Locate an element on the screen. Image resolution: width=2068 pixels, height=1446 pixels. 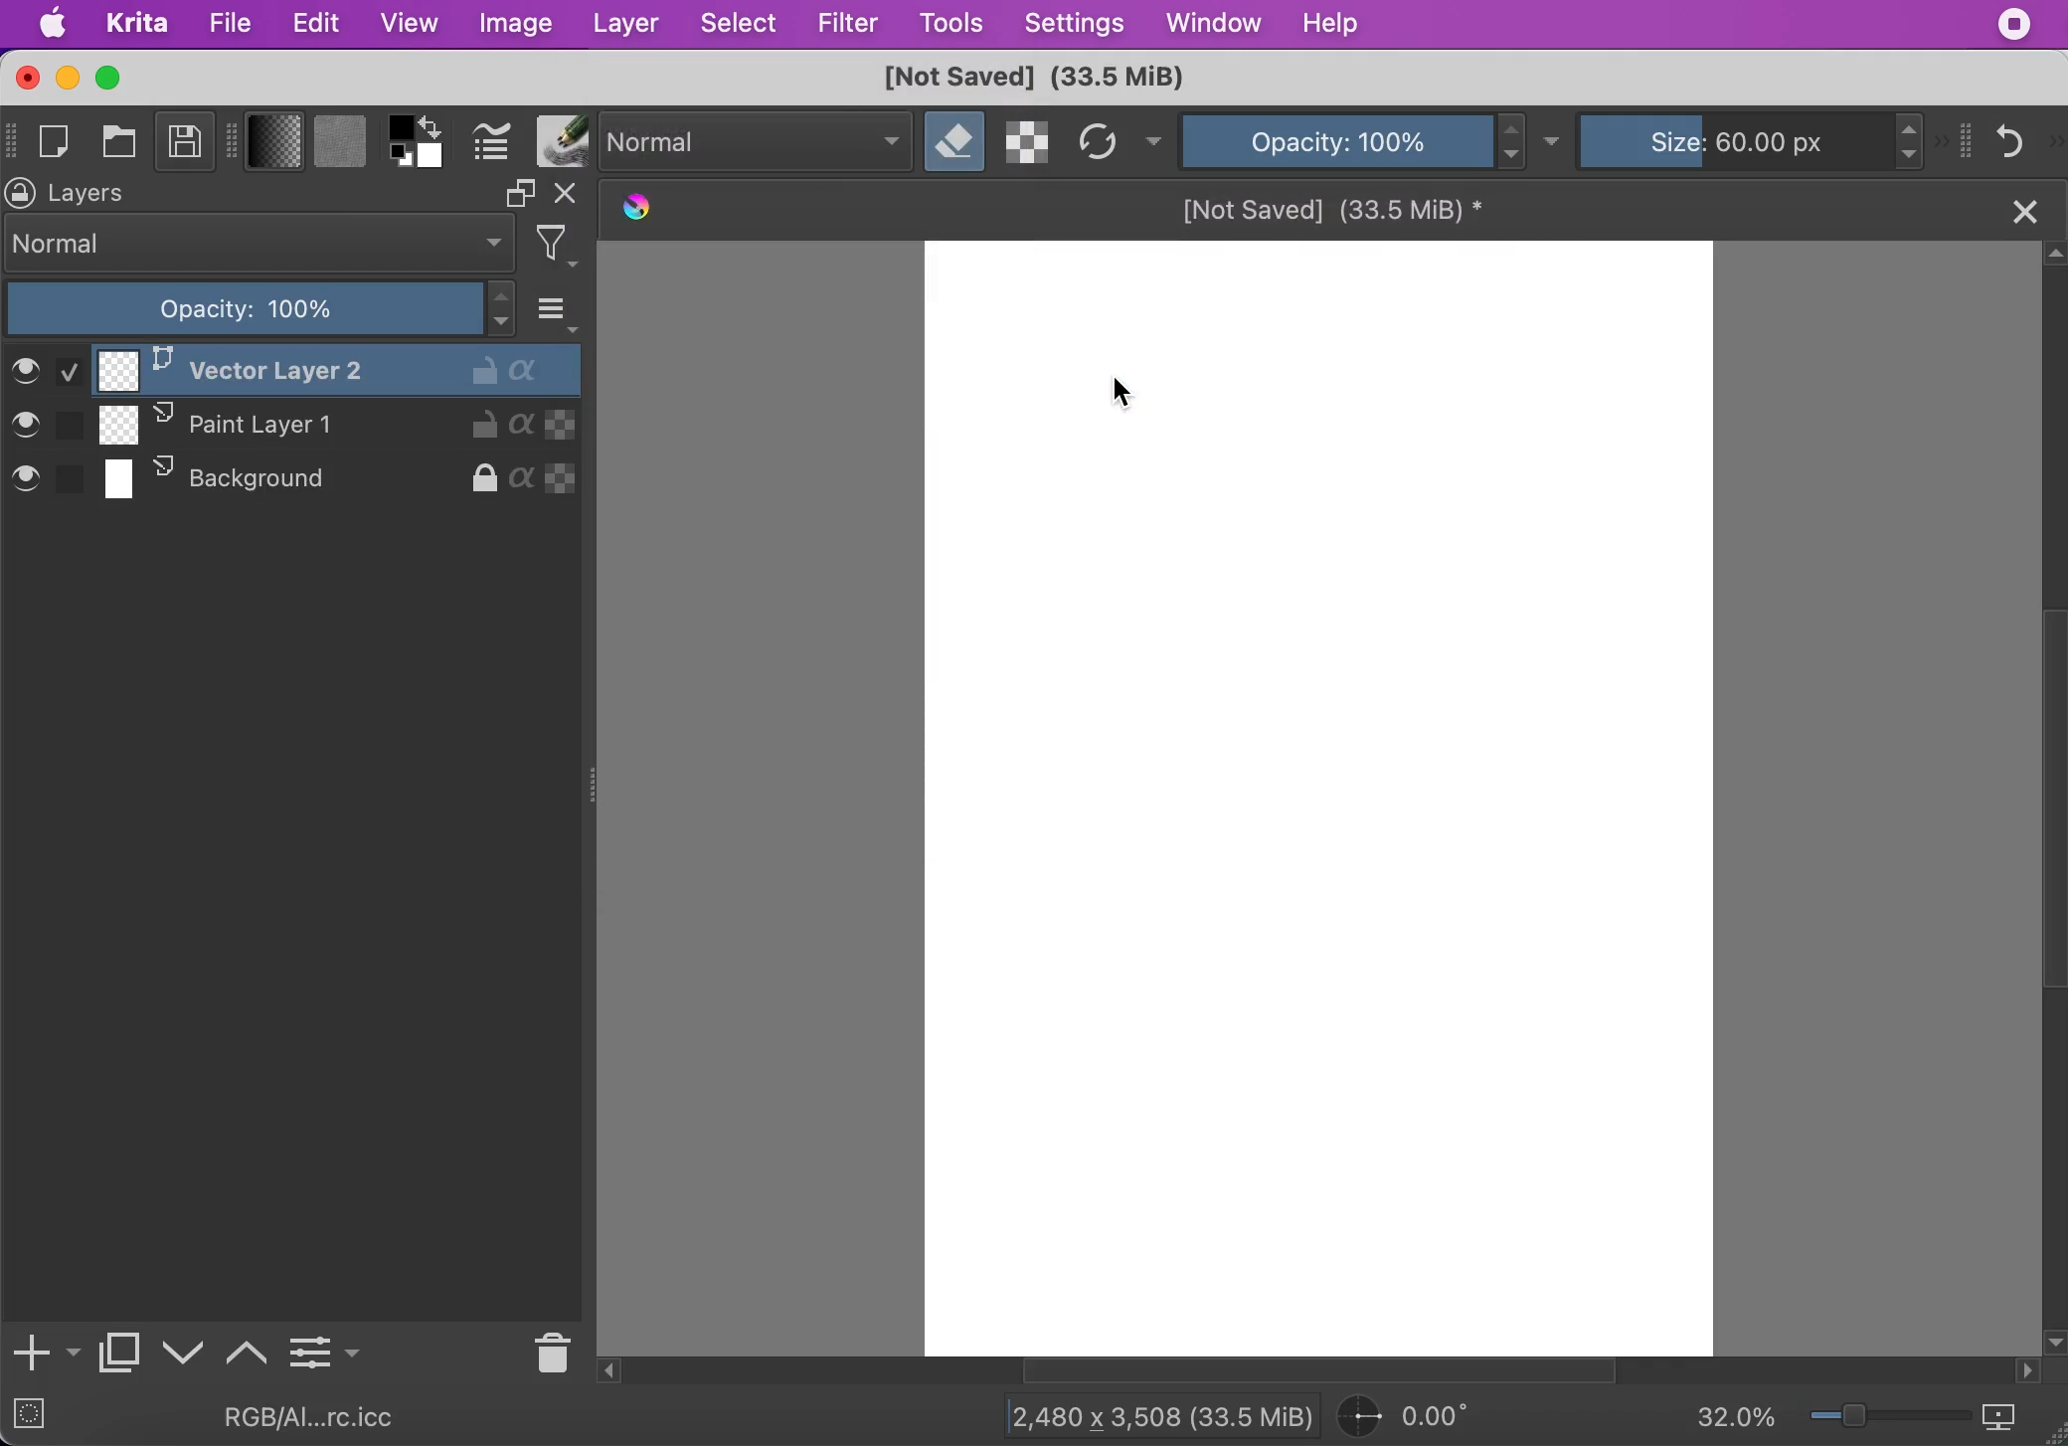
cursor is located at coordinates (1117, 396).